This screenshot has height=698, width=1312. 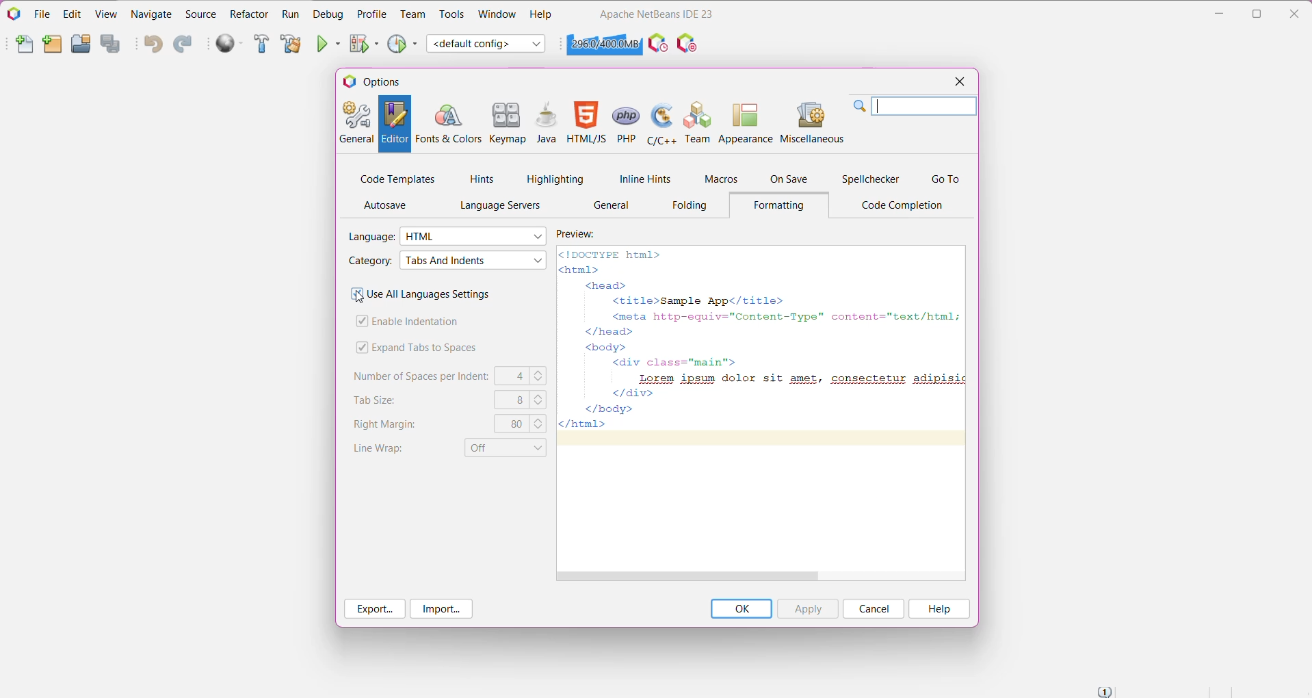 I want to click on Macros, so click(x=720, y=181).